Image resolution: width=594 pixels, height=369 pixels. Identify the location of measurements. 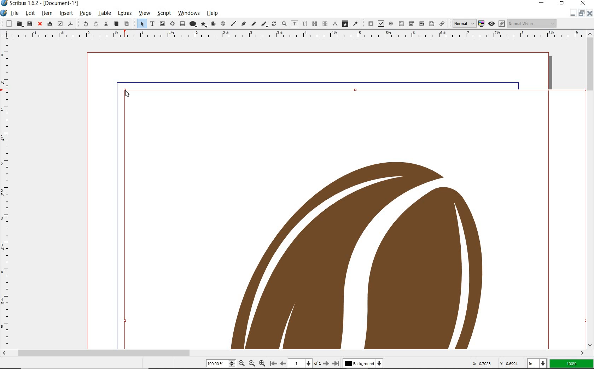
(336, 24).